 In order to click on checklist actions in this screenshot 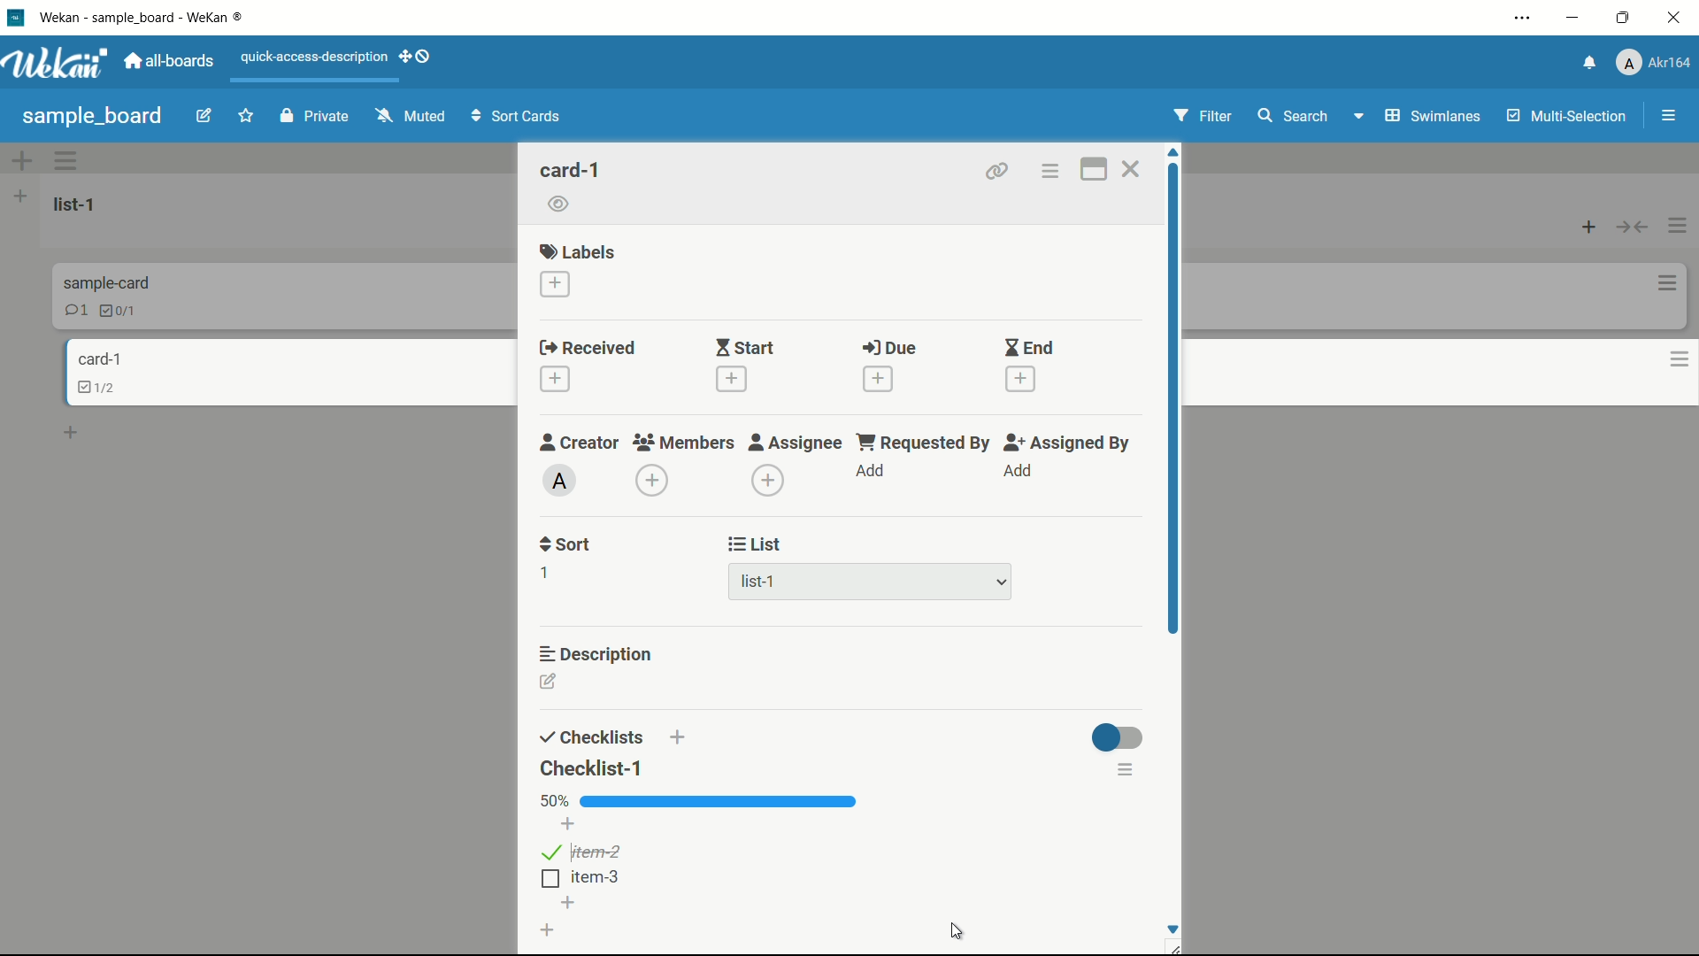, I will do `click(1126, 768)`.